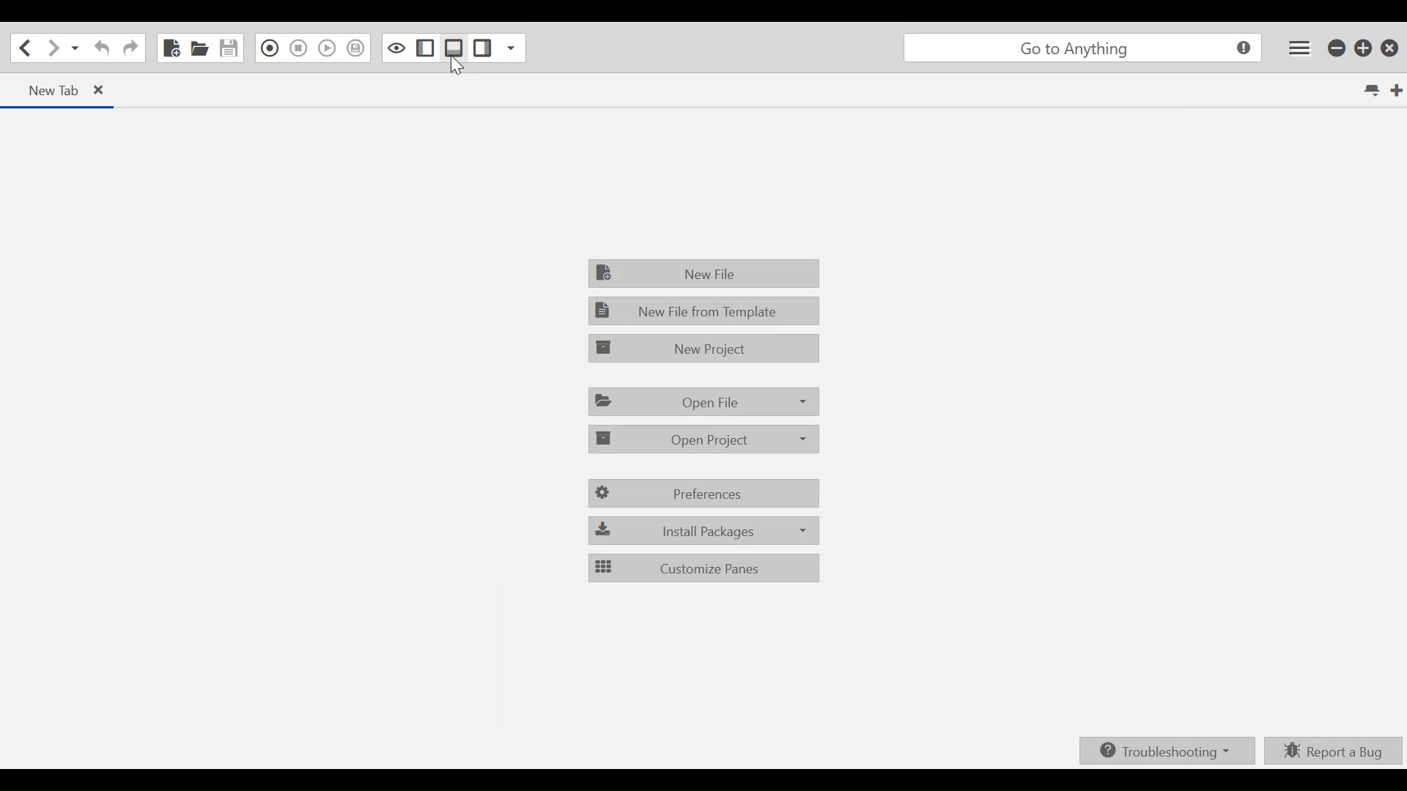 The height and width of the screenshot is (791, 1407). What do you see at coordinates (103, 48) in the screenshot?
I see `Undo last action` at bounding box center [103, 48].